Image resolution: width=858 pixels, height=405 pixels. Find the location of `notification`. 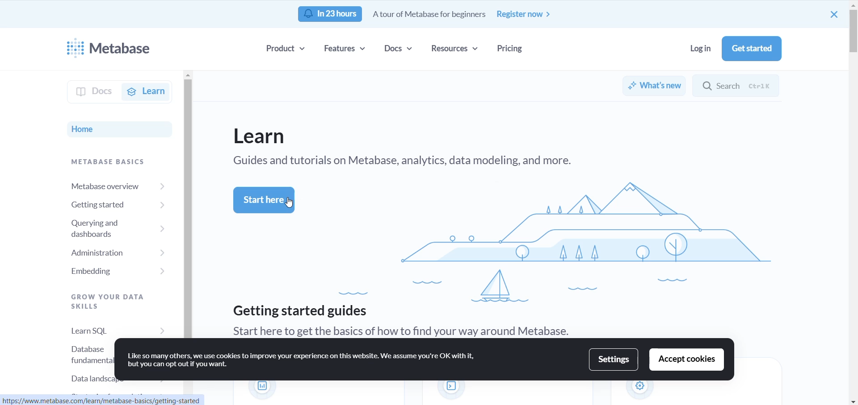

notification is located at coordinates (330, 14).